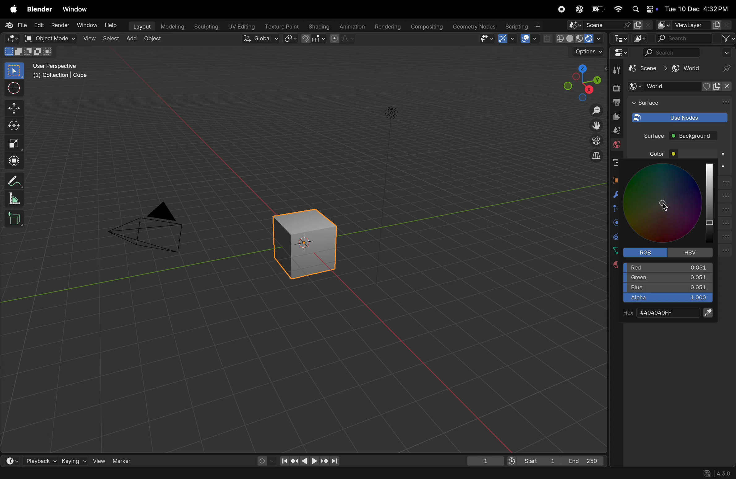  What do you see at coordinates (614, 130) in the screenshot?
I see `scene` at bounding box center [614, 130].